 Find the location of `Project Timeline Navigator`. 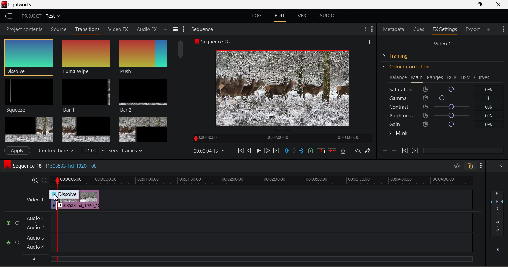

Project Timeline Navigator is located at coordinates (282, 138).